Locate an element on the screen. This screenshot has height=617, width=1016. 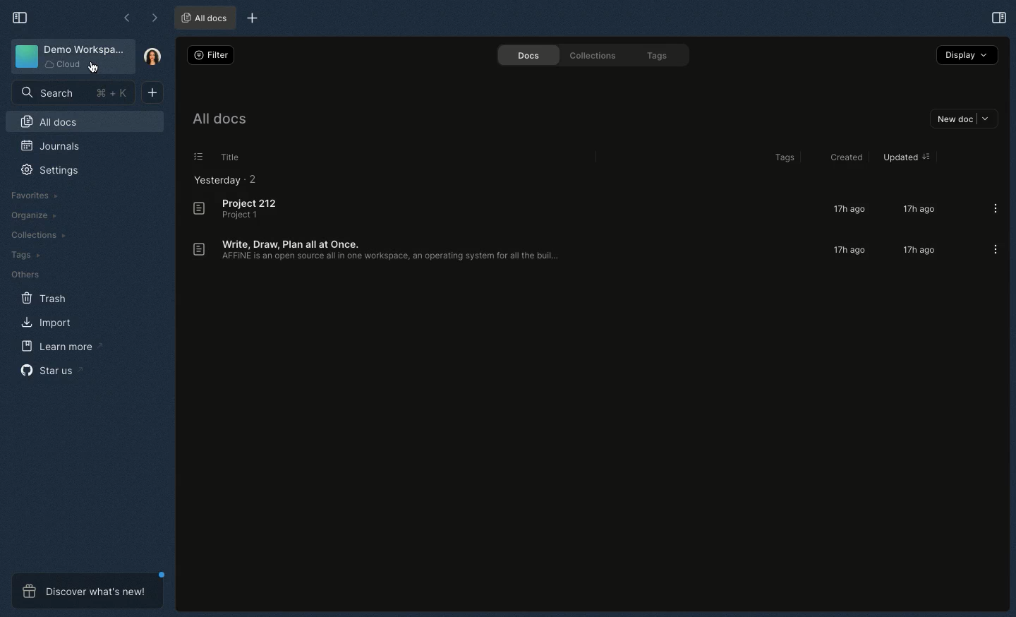
Updated is located at coordinates (905, 157).